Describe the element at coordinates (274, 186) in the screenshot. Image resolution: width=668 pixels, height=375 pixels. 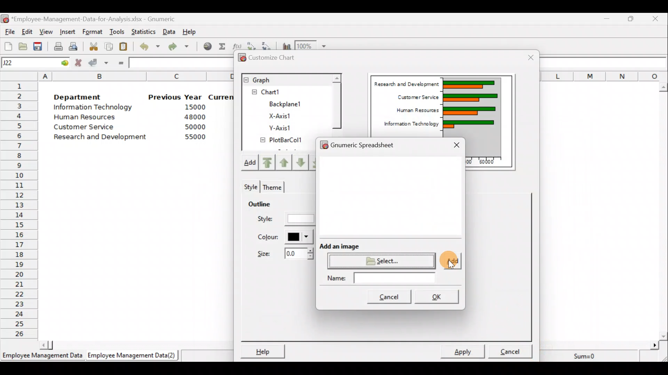
I see `Theme` at that location.